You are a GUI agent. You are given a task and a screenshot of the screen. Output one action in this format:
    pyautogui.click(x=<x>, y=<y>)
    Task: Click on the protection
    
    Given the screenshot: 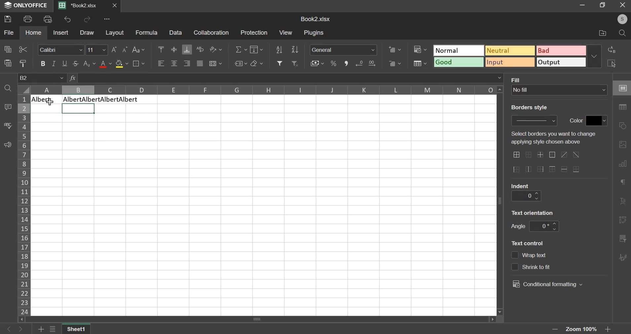 What is the action you would take?
    pyautogui.click(x=254, y=32)
    